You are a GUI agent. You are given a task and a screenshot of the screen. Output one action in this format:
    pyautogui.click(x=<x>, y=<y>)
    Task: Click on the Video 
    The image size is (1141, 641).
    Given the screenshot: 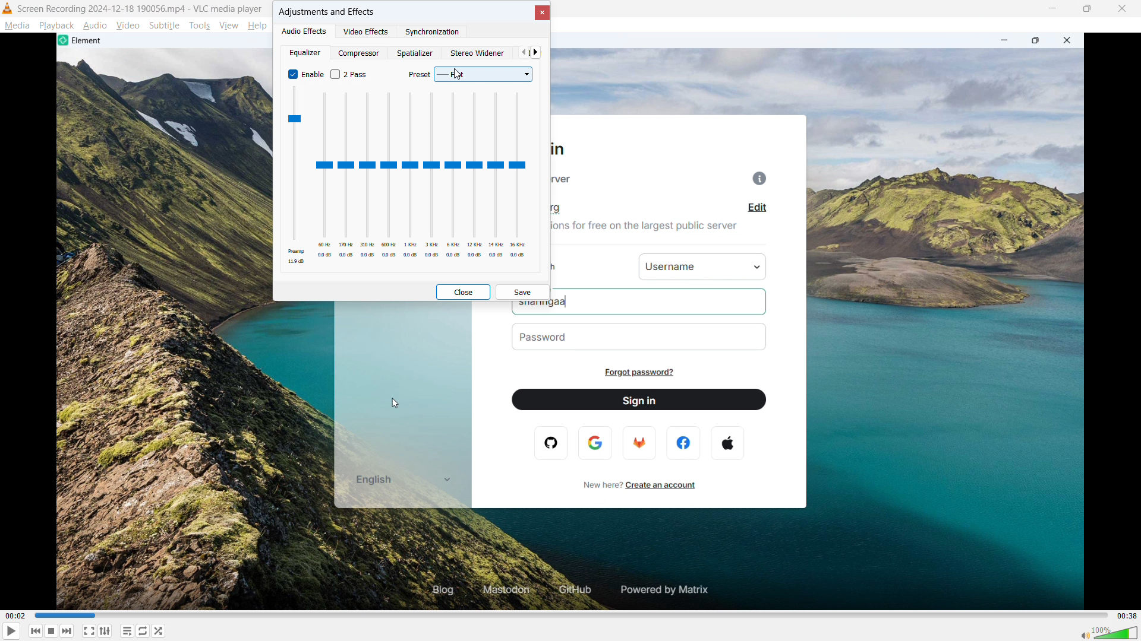 What is the action you would take?
    pyautogui.click(x=128, y=25)
    